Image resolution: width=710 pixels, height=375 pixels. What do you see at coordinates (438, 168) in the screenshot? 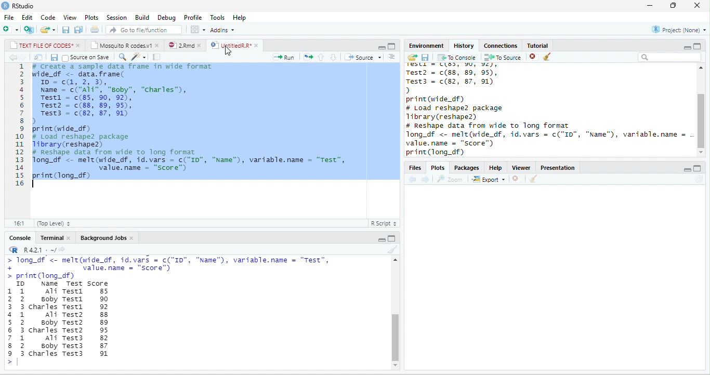
I see `Plots` at bounding box center [438, 168].